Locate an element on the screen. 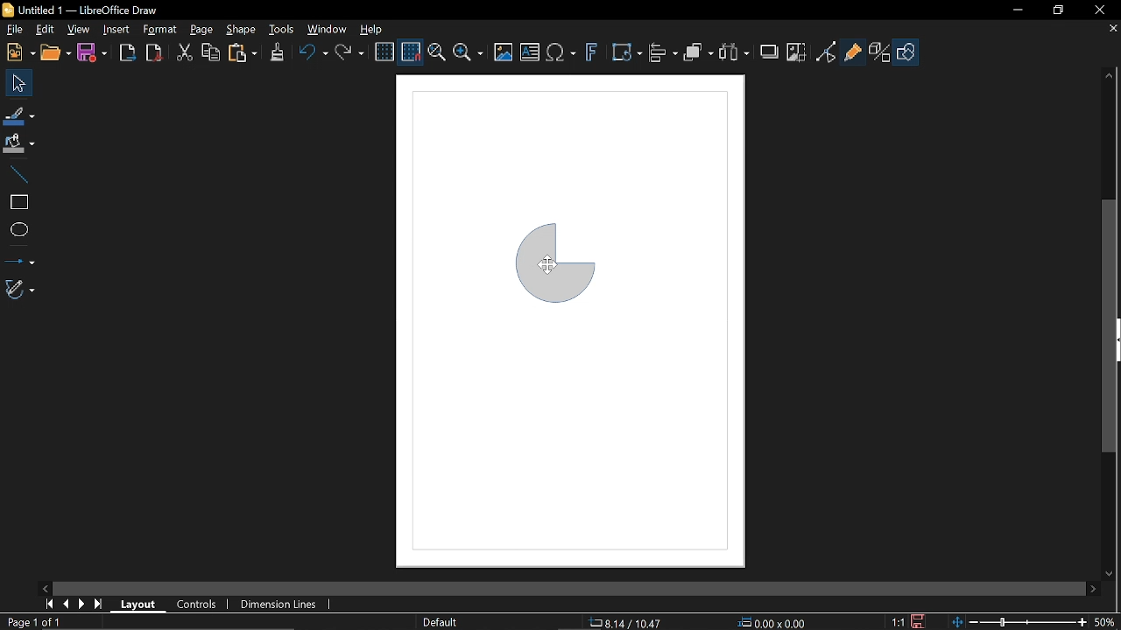  Insert is located at coordinates (117, 31).